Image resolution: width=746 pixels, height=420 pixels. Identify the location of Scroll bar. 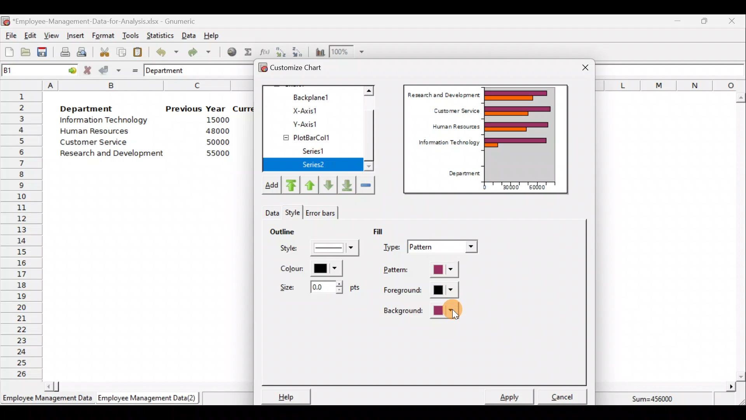
(145, 386).